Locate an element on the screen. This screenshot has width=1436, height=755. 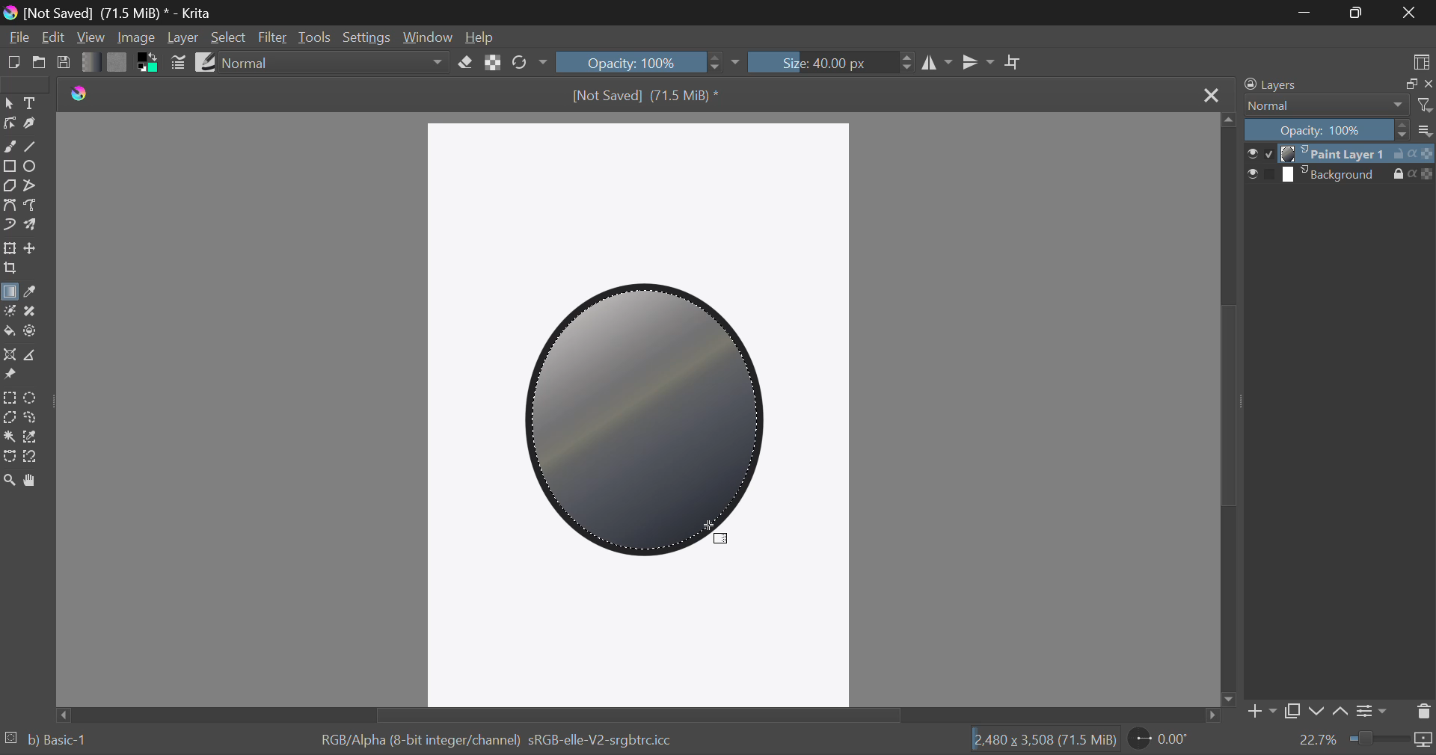
Image is located at coordinates (138, 39).